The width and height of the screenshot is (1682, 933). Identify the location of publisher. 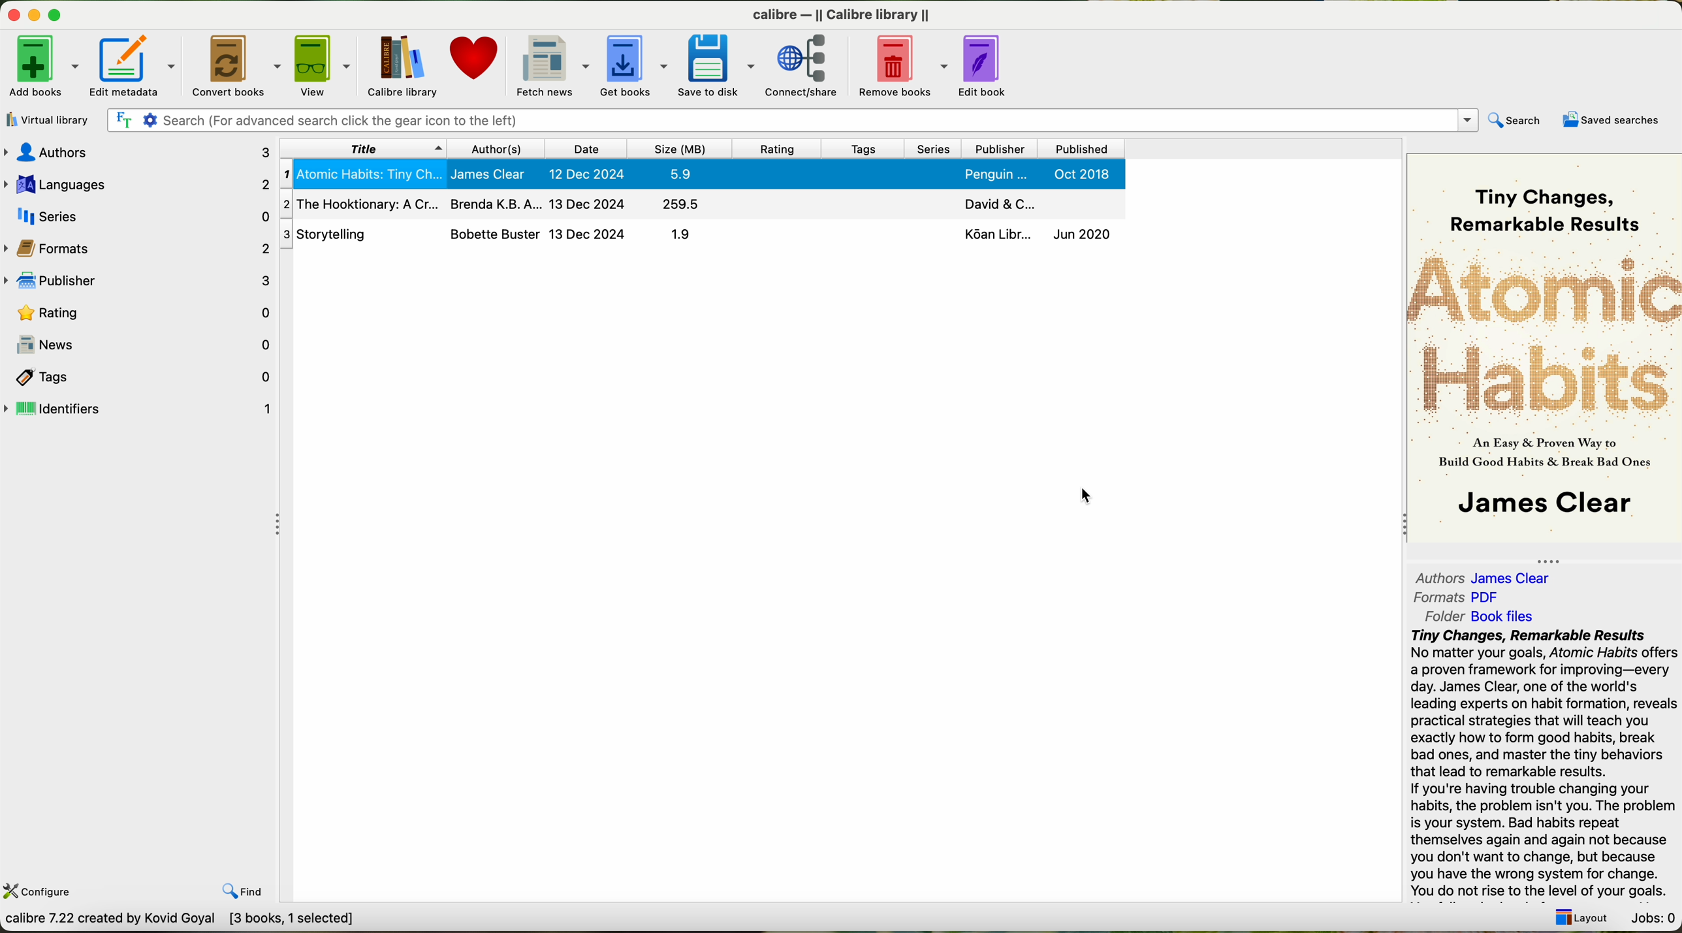
(140, 282).